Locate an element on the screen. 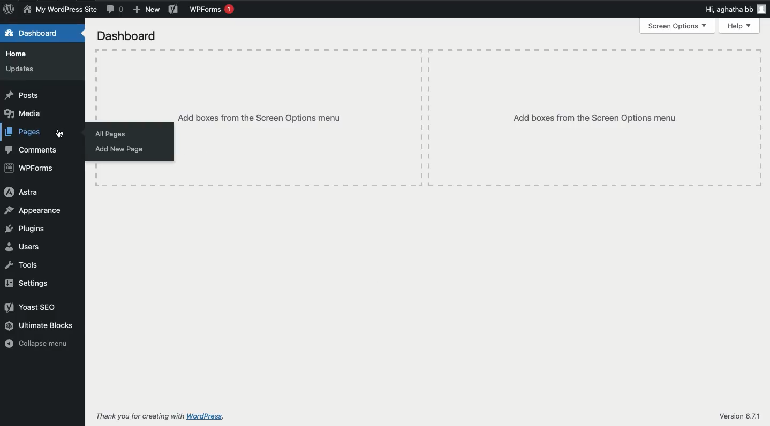 This screenshot has height=426, width=770. Comments is located at coordinates (34, 150).